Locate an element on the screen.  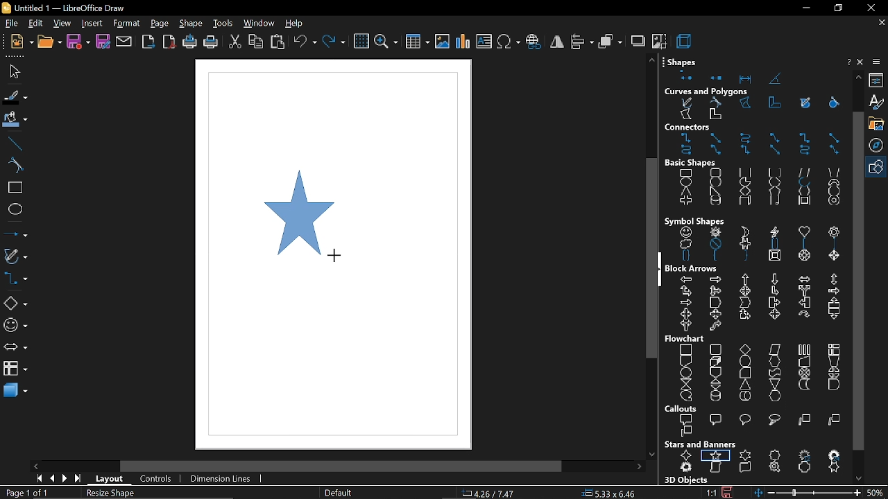
navigator is located at coordinates (878, 145).